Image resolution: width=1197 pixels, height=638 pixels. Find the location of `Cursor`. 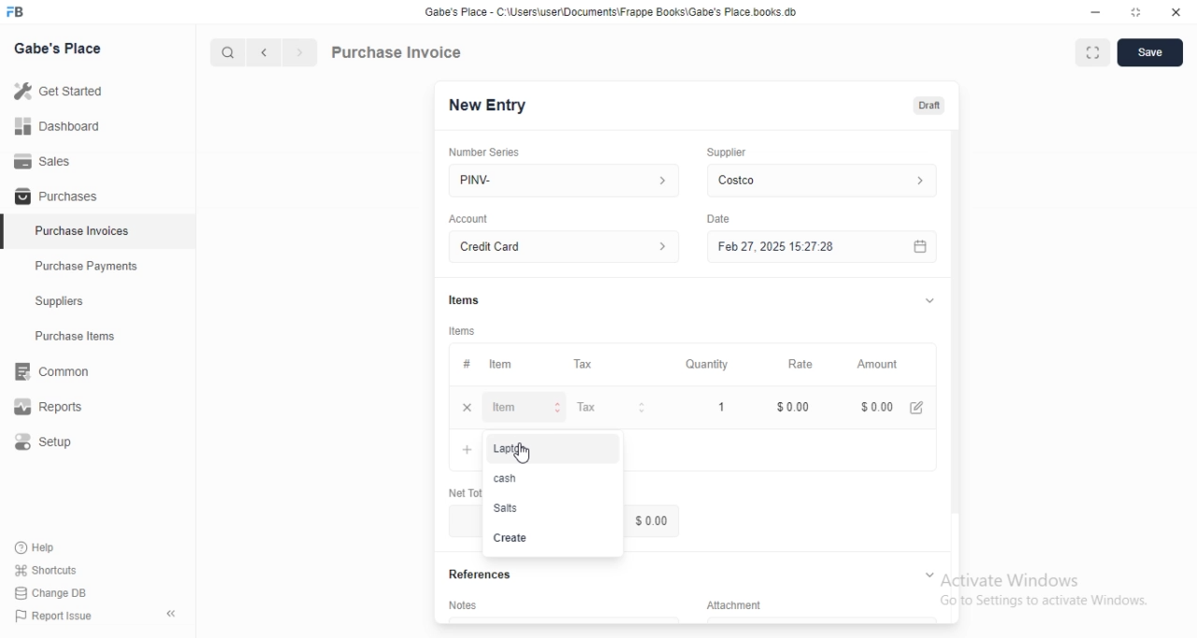

Cursor is located at coordinates (522, 453).